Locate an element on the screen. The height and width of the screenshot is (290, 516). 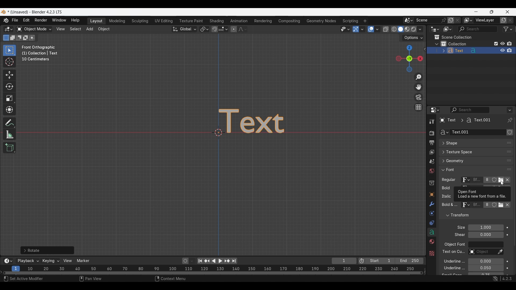
Rendering workspace is located at coordinates (263, 21).